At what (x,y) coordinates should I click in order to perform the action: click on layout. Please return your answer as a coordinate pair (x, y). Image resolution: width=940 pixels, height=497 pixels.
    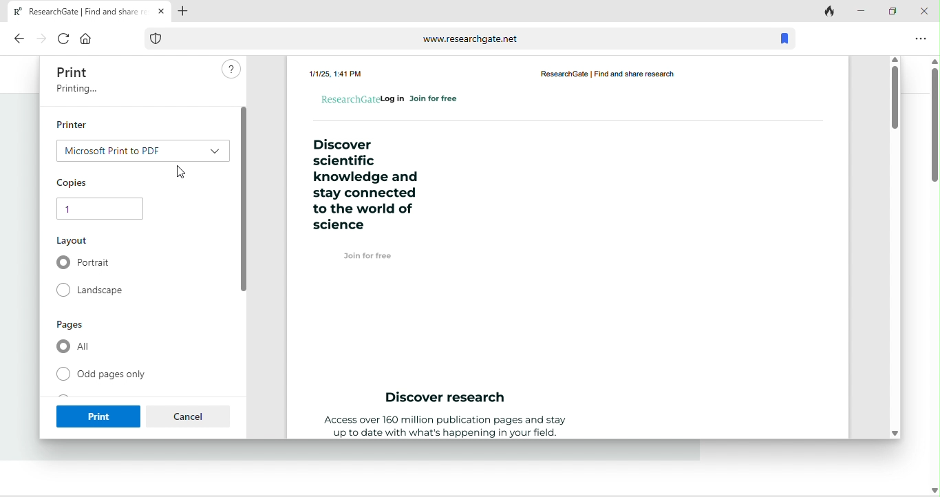
    Looking at the image, I should click on (75, 241).